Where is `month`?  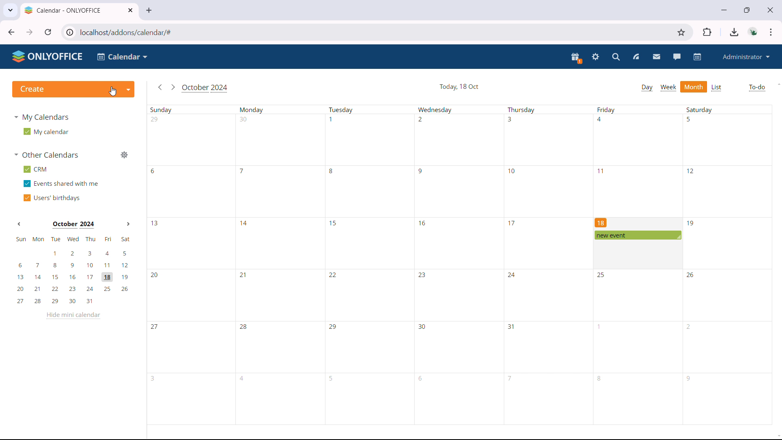 month is located at coordinates (694, 87).